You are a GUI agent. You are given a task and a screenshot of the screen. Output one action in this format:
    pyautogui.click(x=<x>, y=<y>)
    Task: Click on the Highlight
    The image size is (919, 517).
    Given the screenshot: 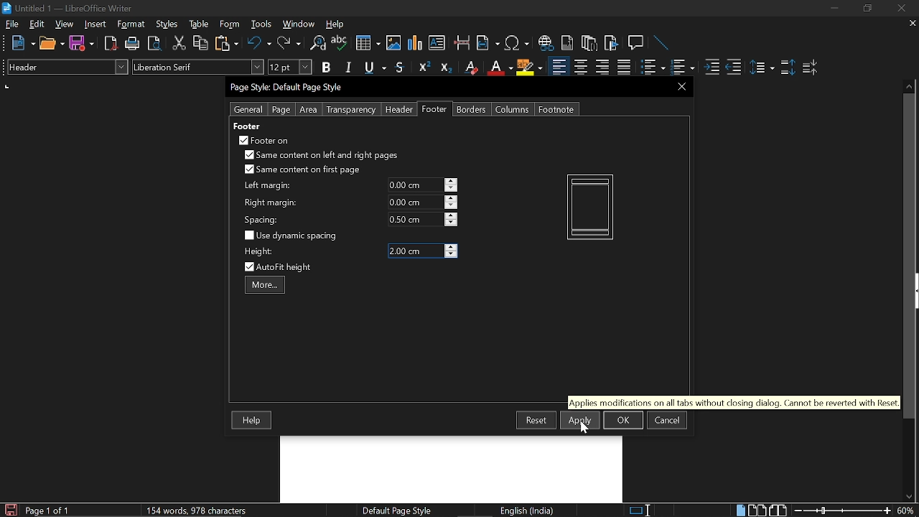 What is the action you would take?
    pyautogui.click(x=530, y=67)
    